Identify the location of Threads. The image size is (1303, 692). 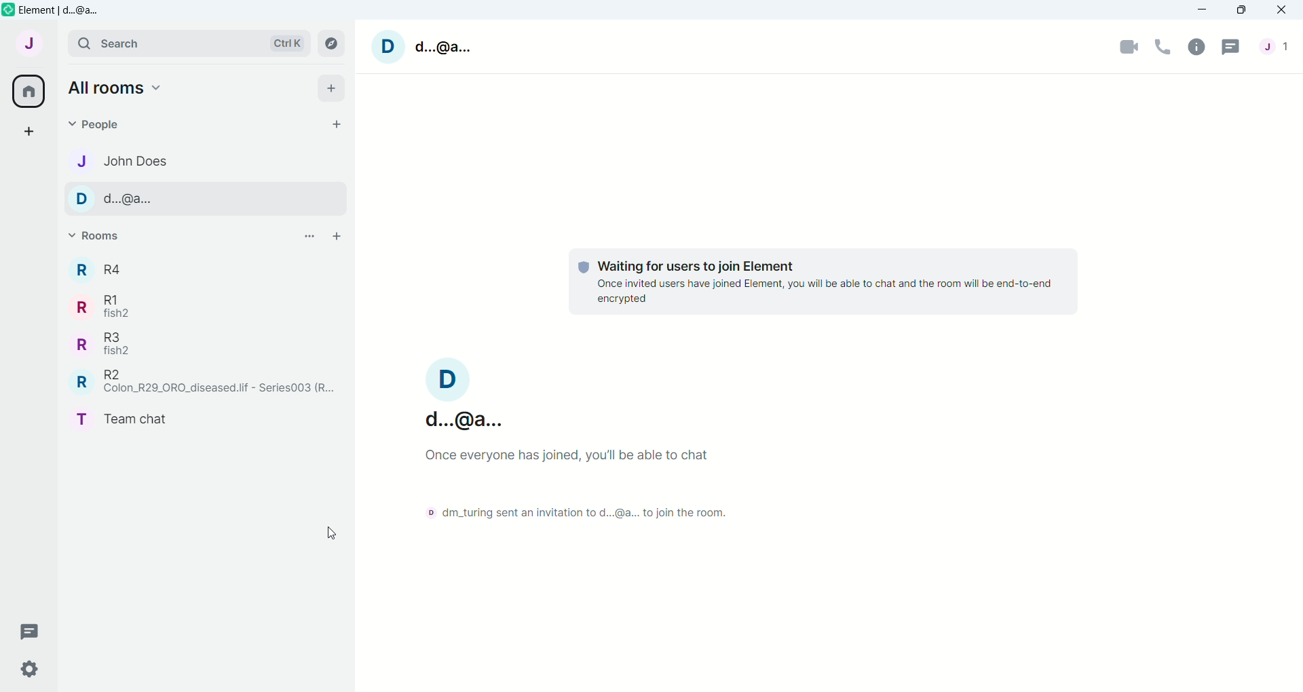
(24, 634).